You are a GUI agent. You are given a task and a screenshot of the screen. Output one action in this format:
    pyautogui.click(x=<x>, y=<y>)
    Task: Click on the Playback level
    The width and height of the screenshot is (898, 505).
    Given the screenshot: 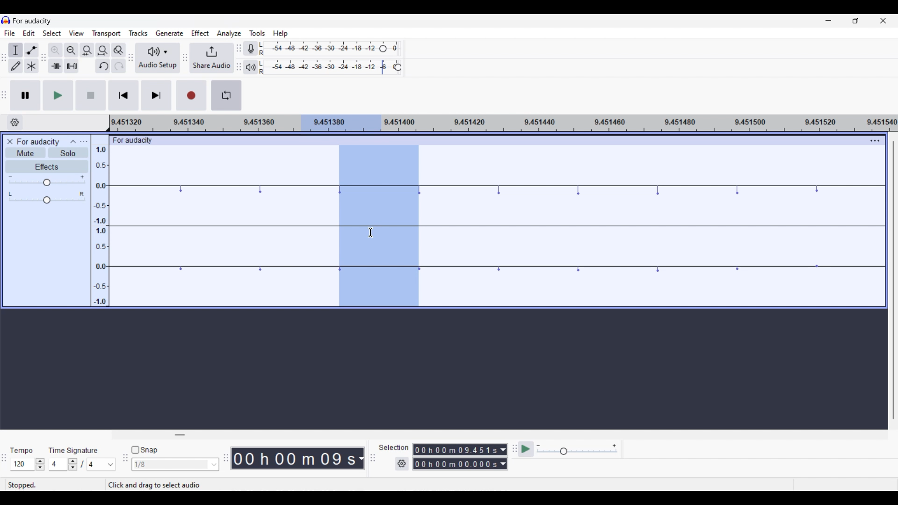 What is the action you would take?
    pyautogui.click(x=331, y=67)
    